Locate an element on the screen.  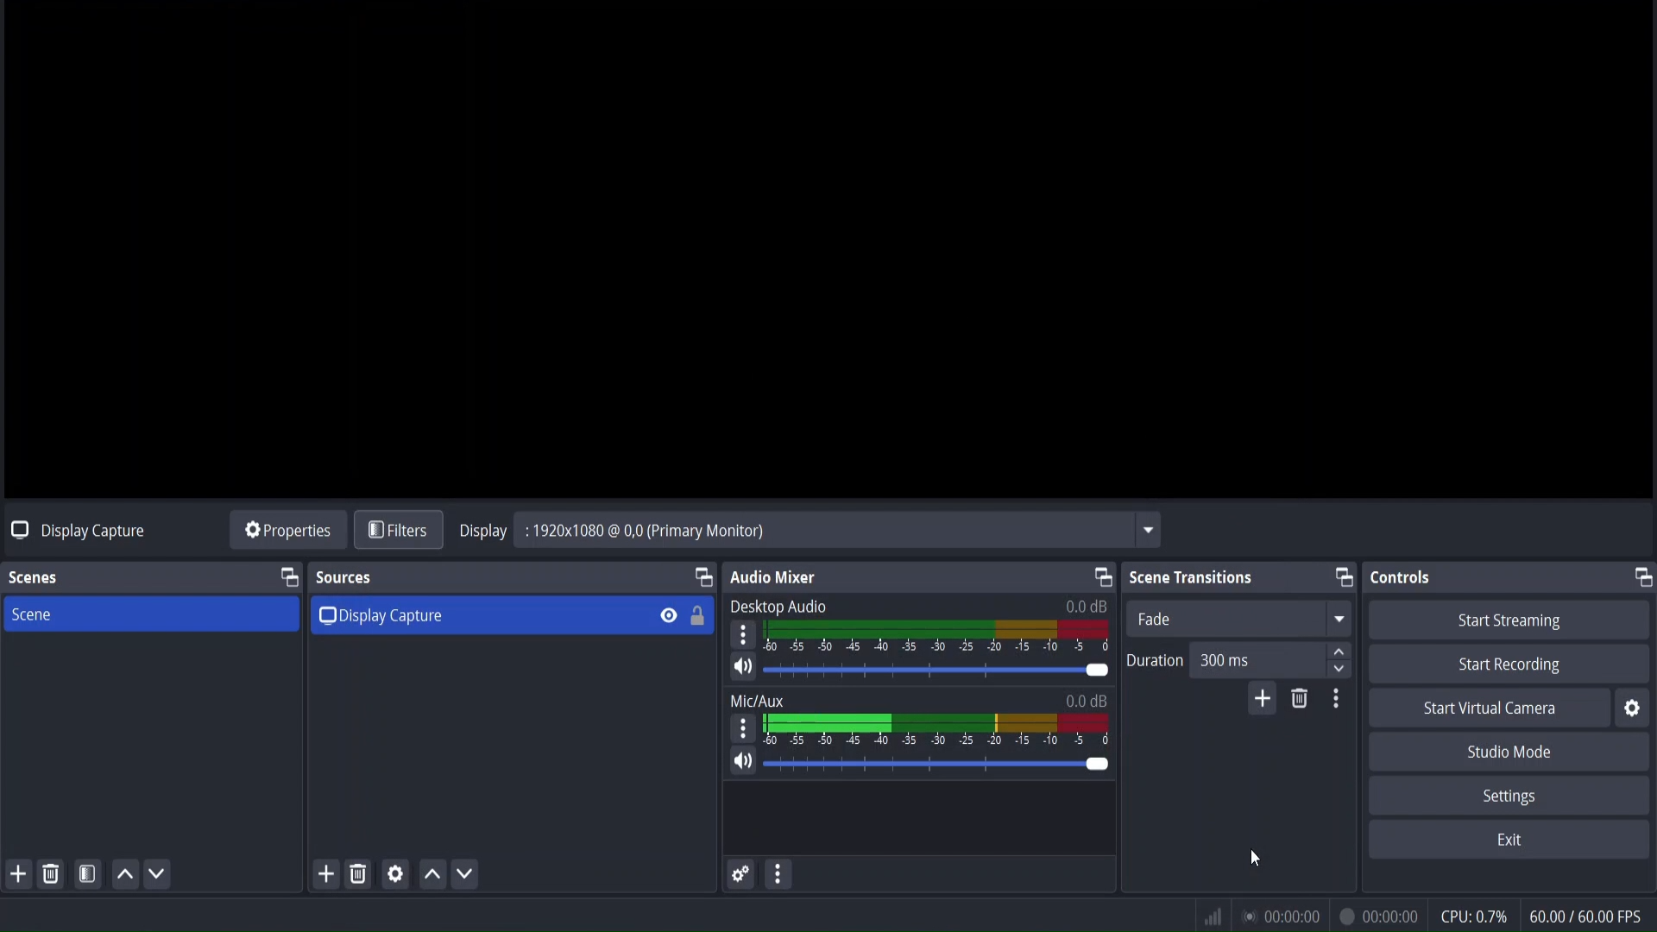
Display is located at coordinates (821, 532).